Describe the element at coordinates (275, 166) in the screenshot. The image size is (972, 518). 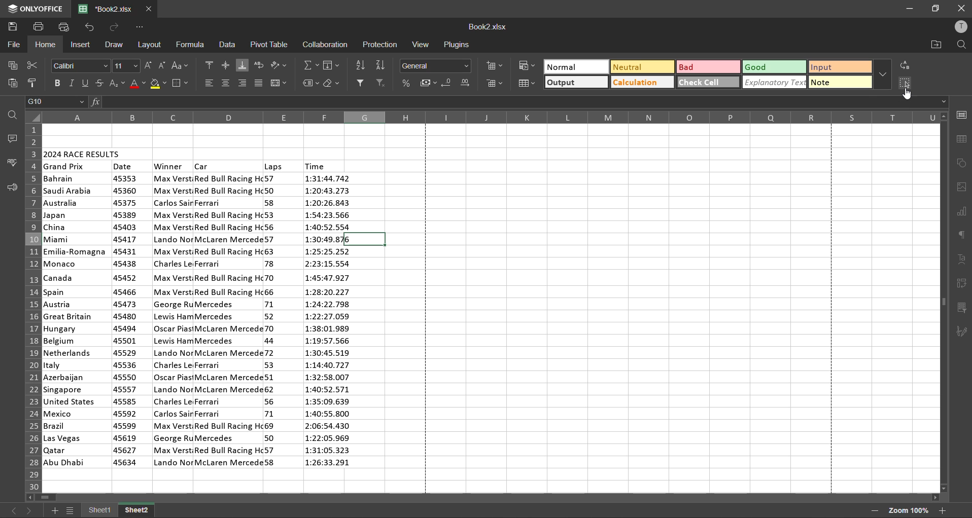
I see `` at that location.